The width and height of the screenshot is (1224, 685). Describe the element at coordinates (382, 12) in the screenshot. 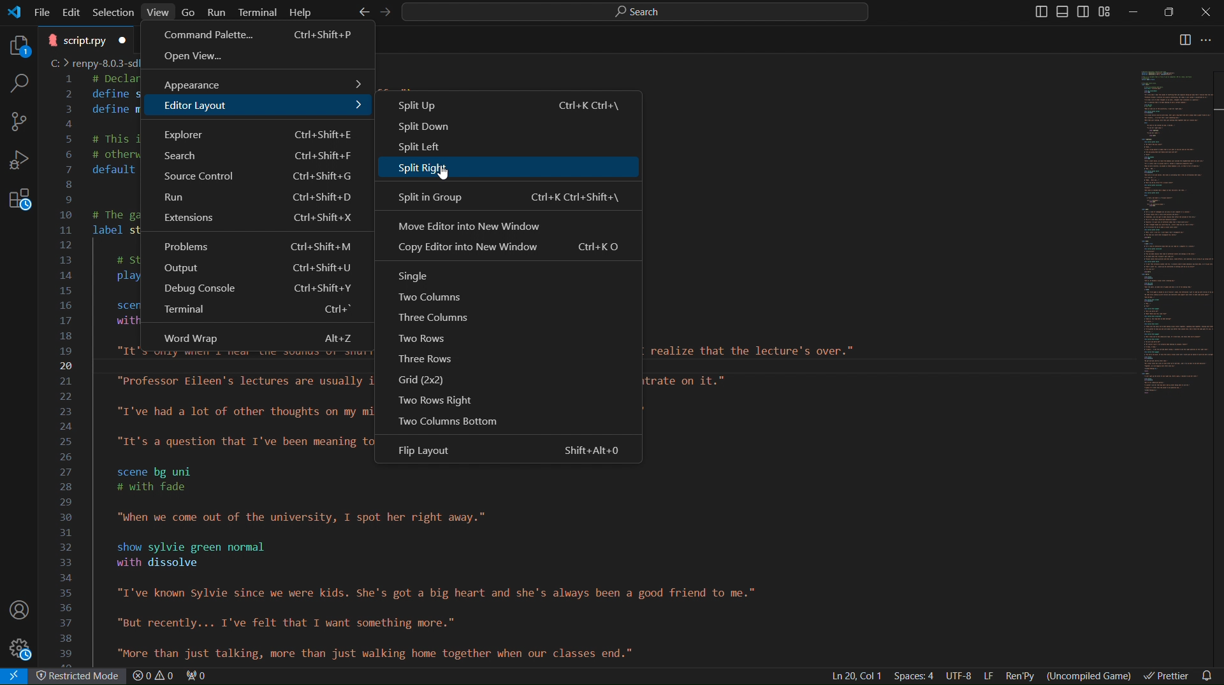

I see `Forward` at that location.